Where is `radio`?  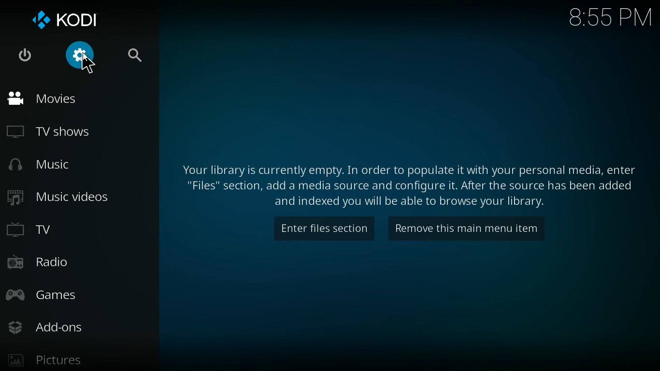
radio is located at coordinates (49, 260).